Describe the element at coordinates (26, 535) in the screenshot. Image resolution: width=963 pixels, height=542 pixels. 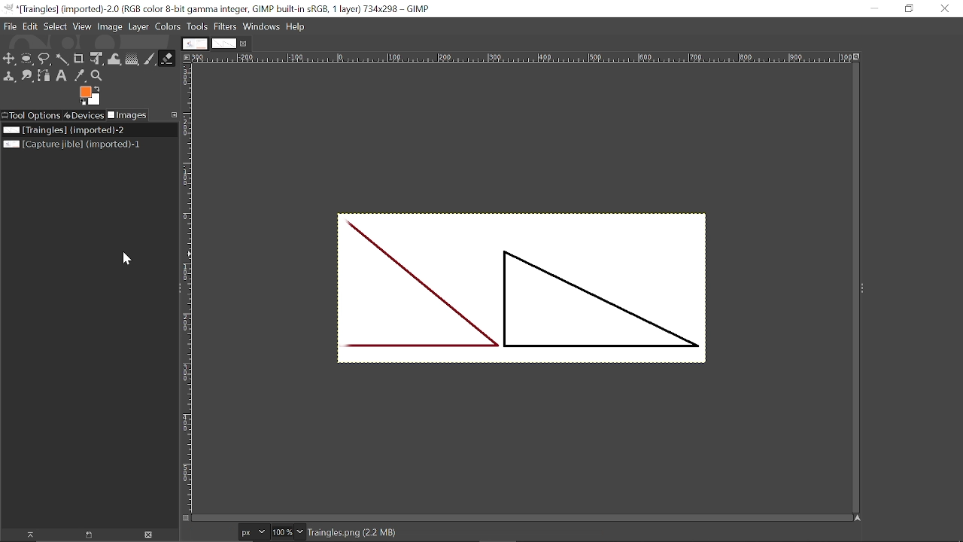
I see `Raise this image display` at that location.